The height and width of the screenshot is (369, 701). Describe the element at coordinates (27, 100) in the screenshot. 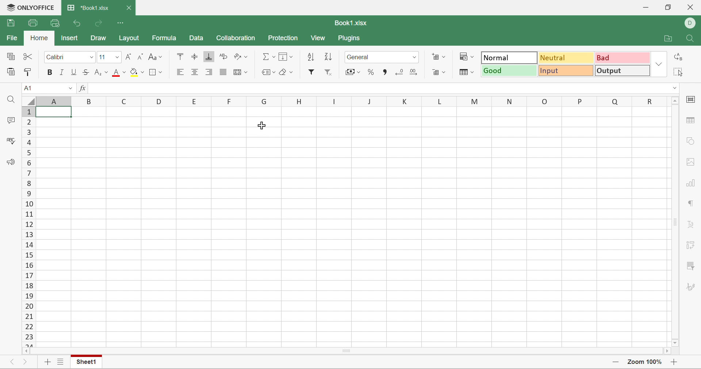

I see `Select all rows and columns` at that location.